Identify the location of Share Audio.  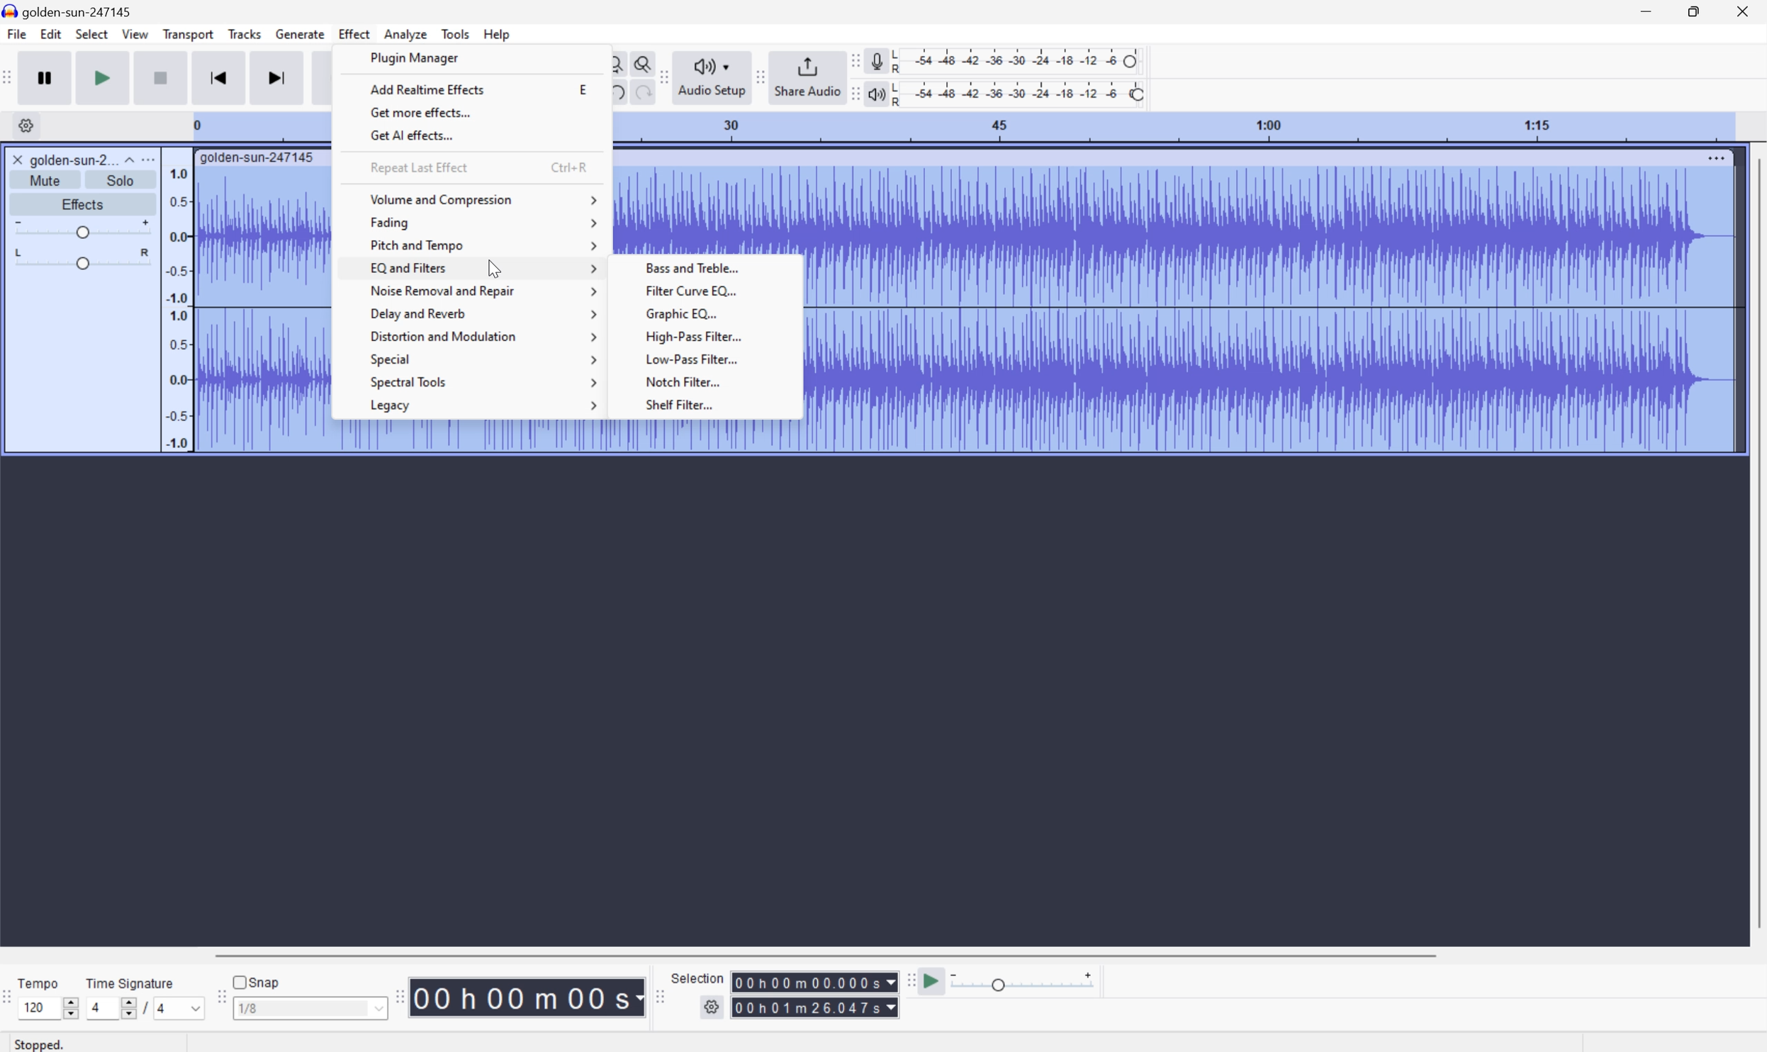
(807, 76).